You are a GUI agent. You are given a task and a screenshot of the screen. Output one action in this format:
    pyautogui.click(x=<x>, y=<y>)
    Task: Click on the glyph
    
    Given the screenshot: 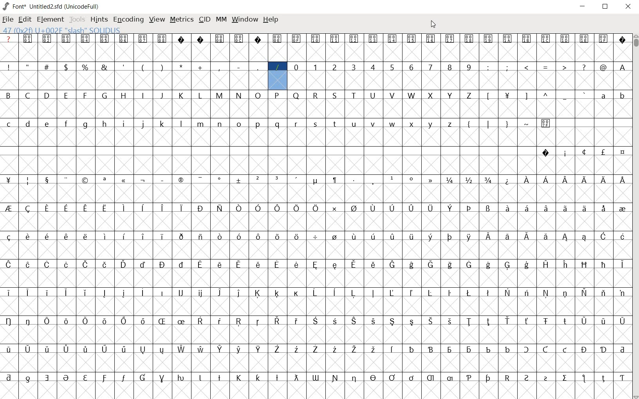 What is the action you would take?
    pyautogui.click(x=622, y=350)
    